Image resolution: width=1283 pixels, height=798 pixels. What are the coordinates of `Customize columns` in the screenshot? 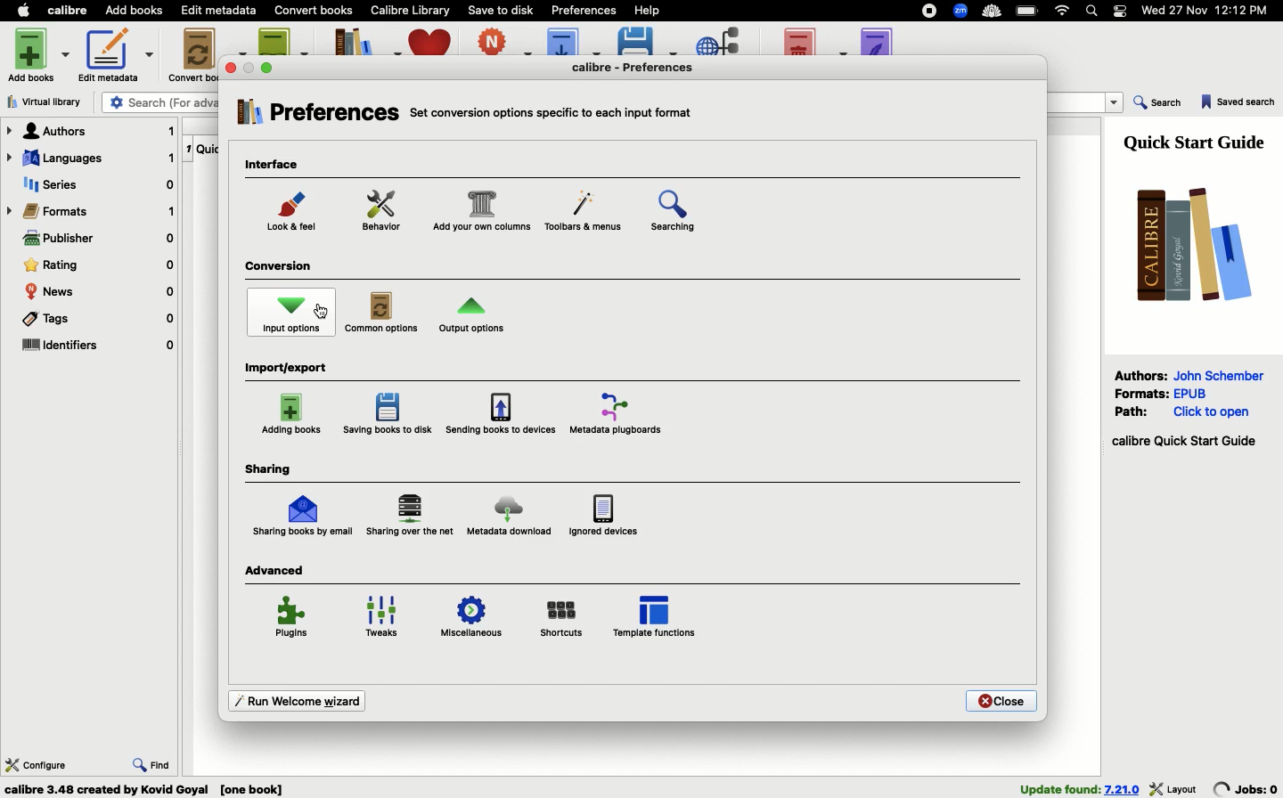 It's located at (481, 213).